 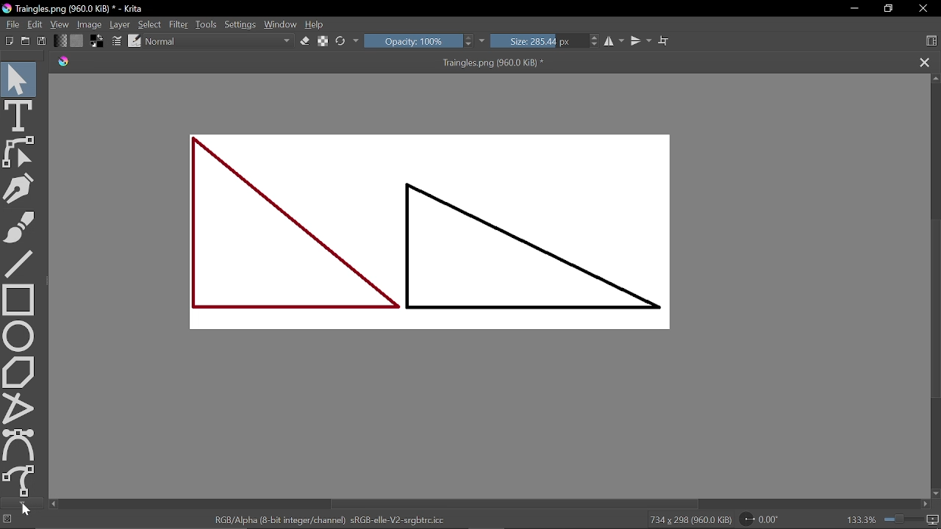 I want to click on Choose workspace, so click(x=933, y=40).